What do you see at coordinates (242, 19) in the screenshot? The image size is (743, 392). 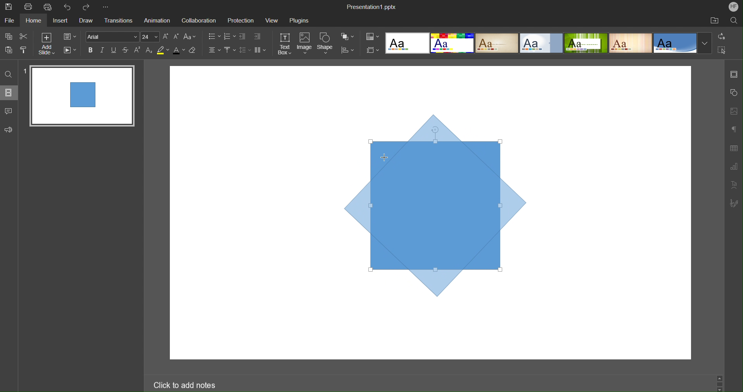 I see `Protection` at bounding box center [242, 19].